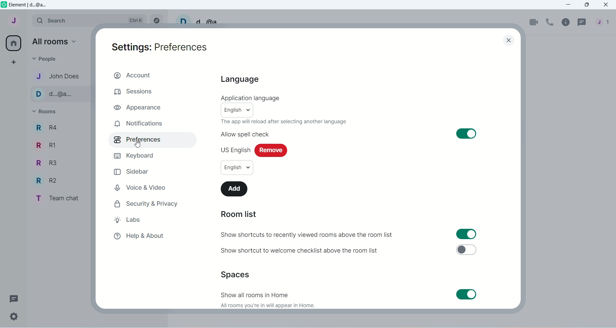 The image size is (616, 328). Describe the element at coordinates (15, 316) in the screenshot. I see `Quick settings` at that location.